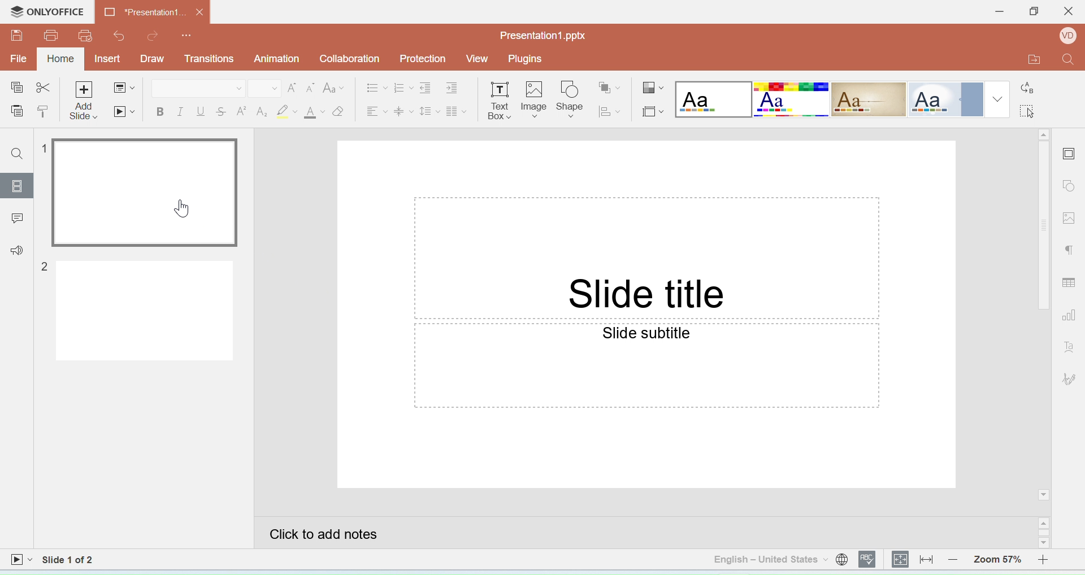  I want to click on File name, so click(544, 36).